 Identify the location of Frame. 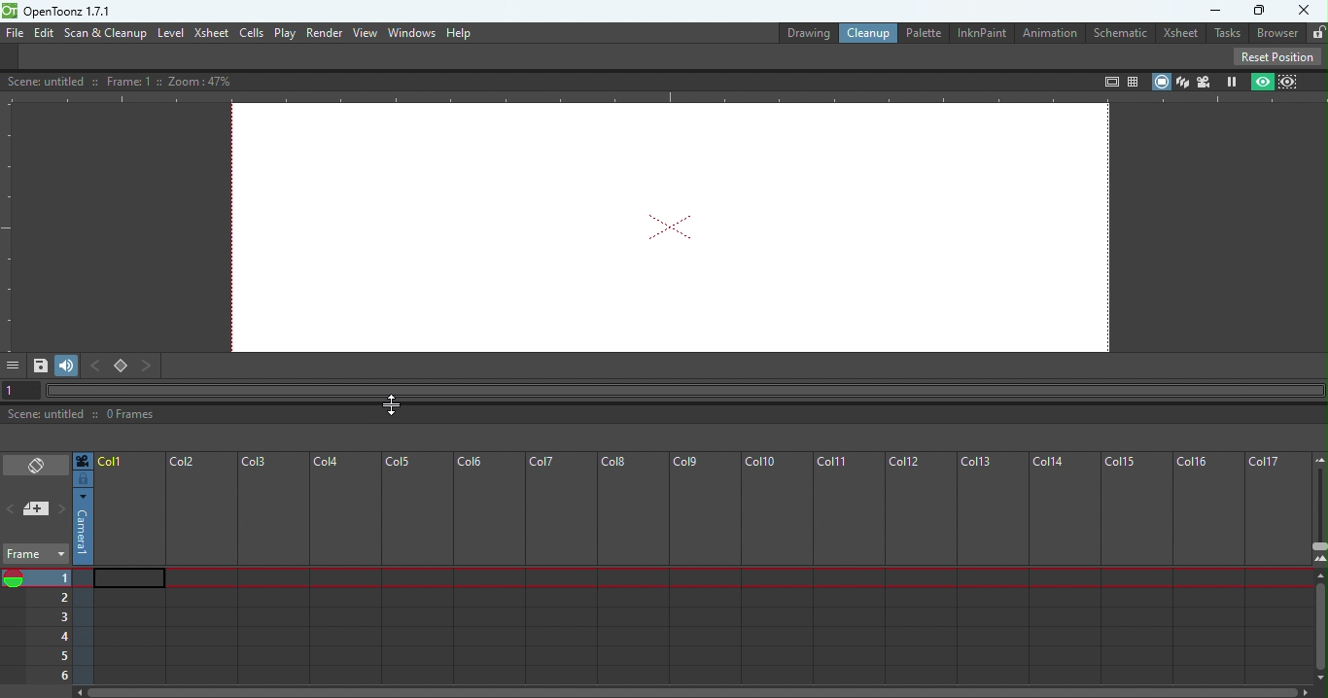
(37, 548).